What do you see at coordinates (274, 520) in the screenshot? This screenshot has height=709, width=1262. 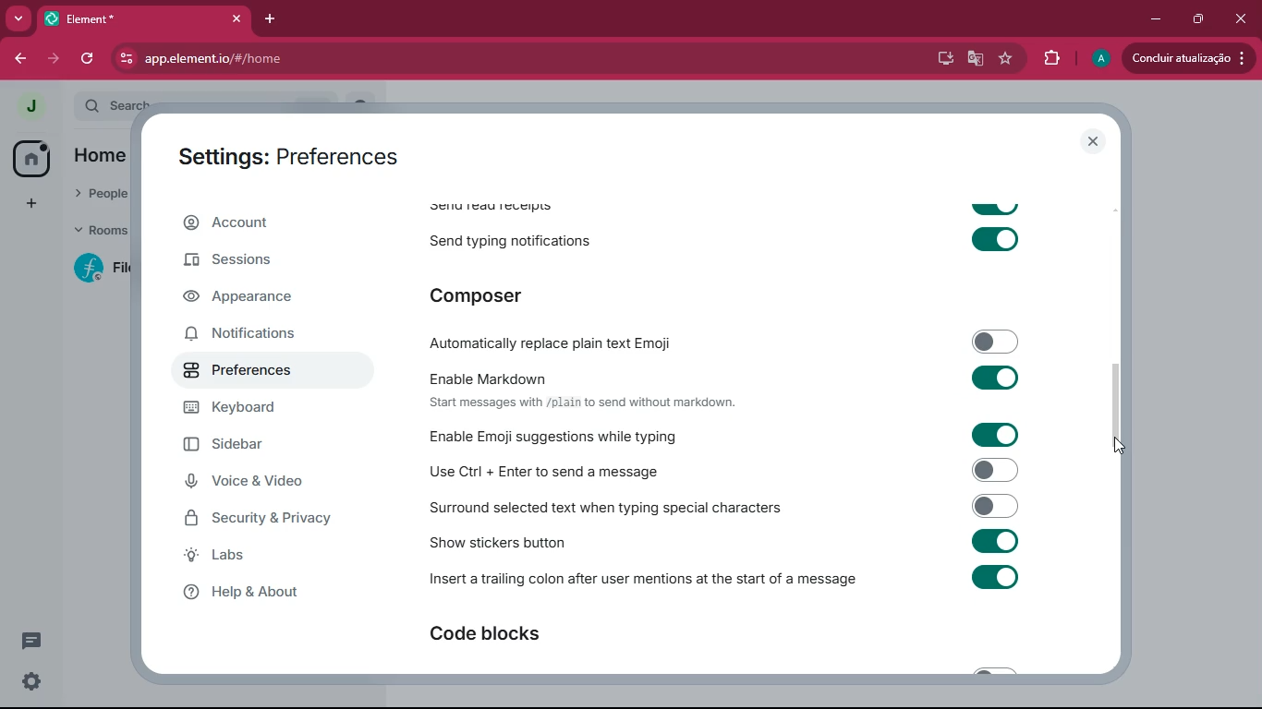 I see `security` at bounding box center [274, 520].